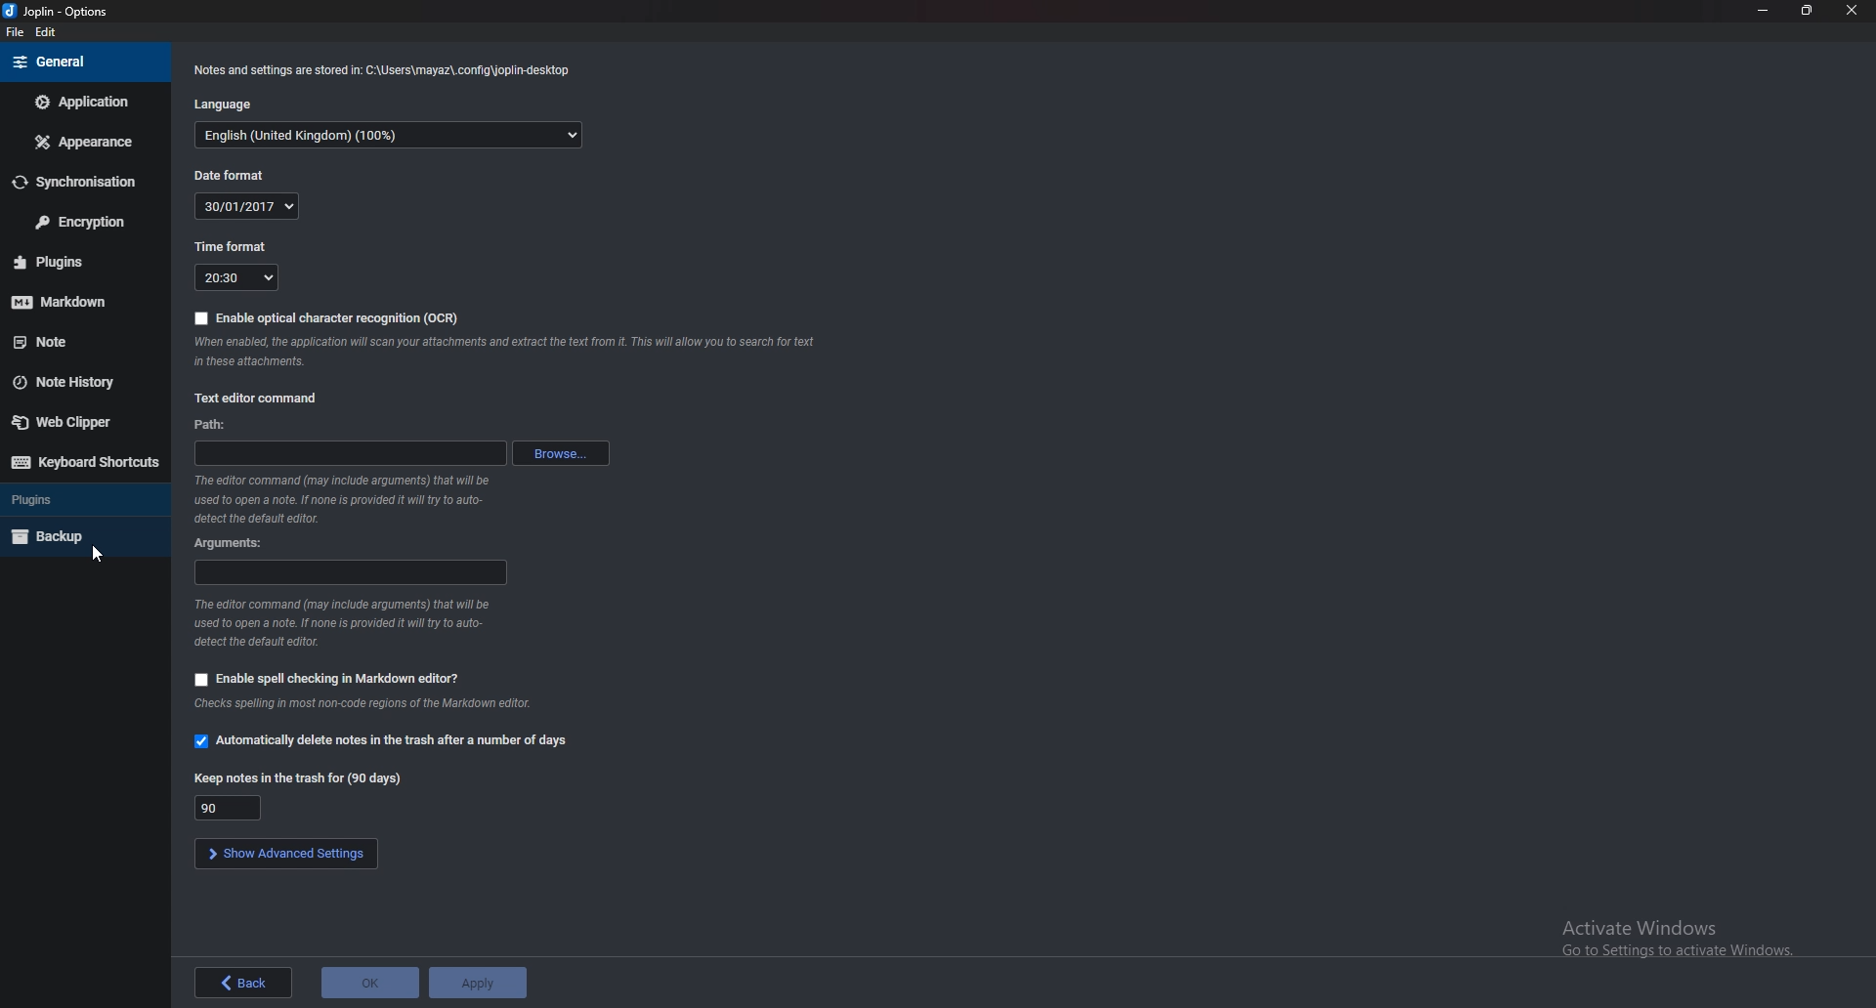  I want to click on Synchronization, so click(84, 182).